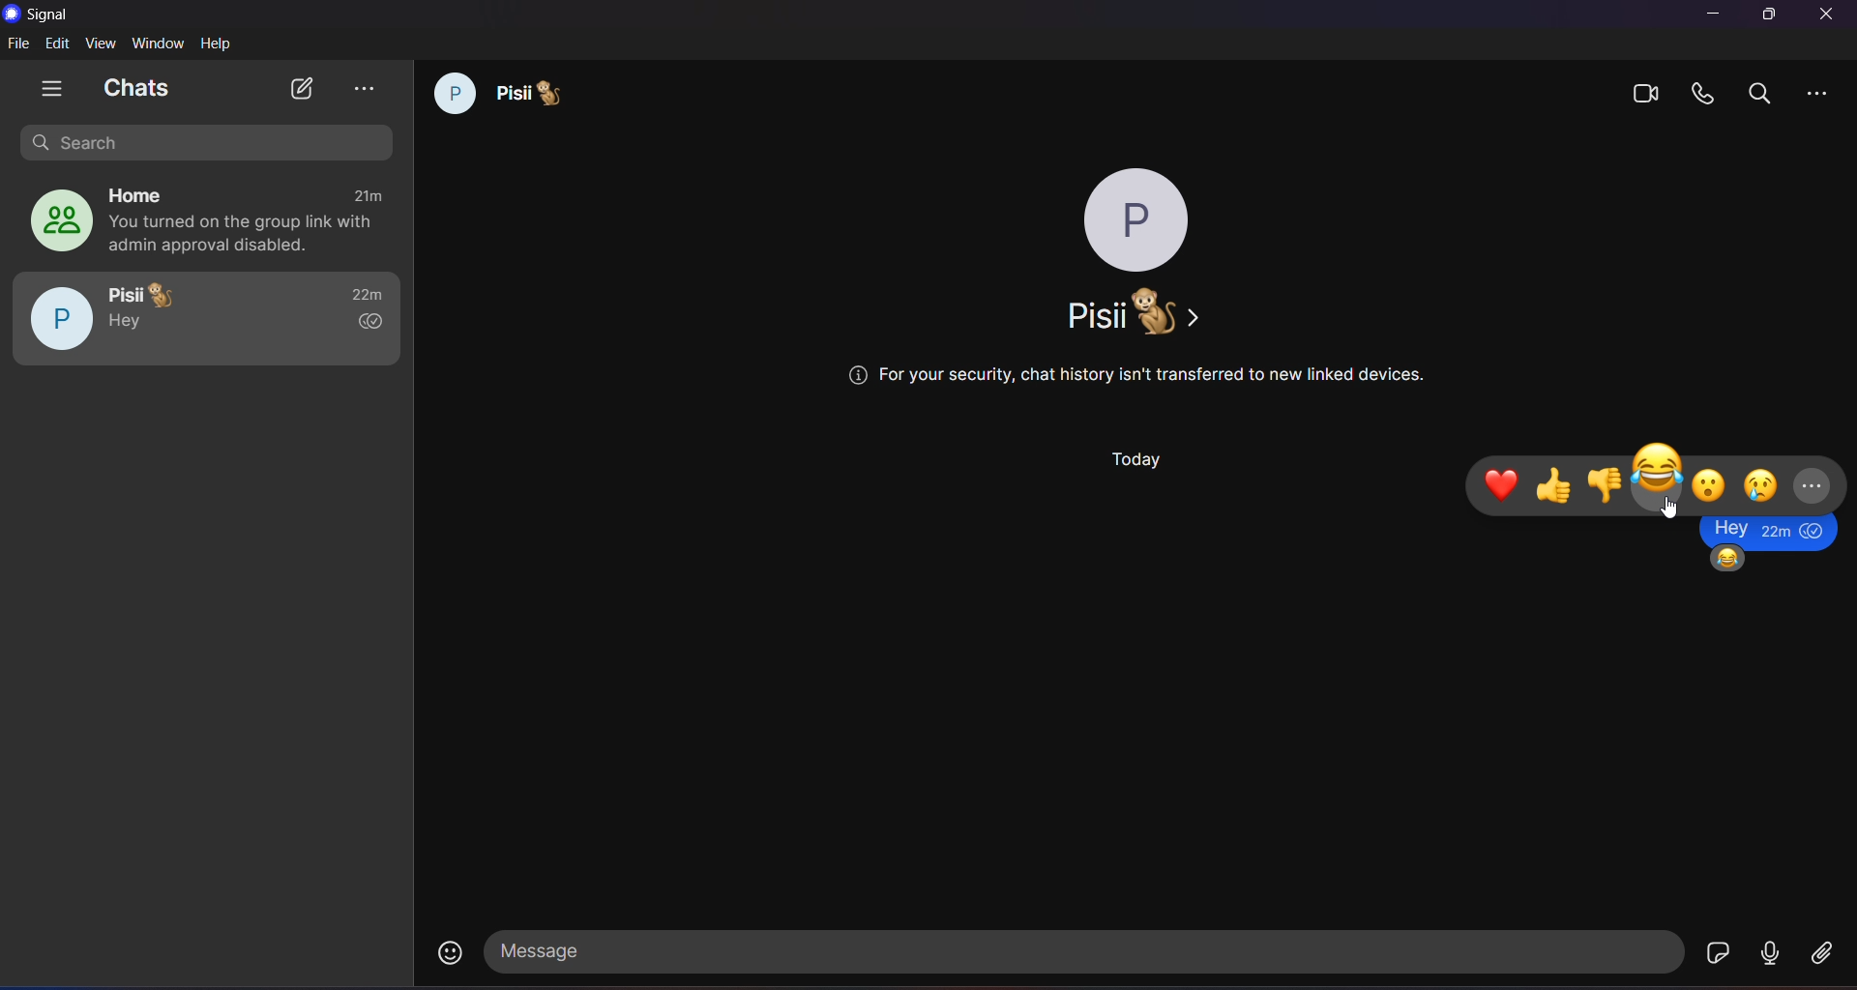 This screenshot has width=1857, height=990. I want to click on help, so click(218, 44).